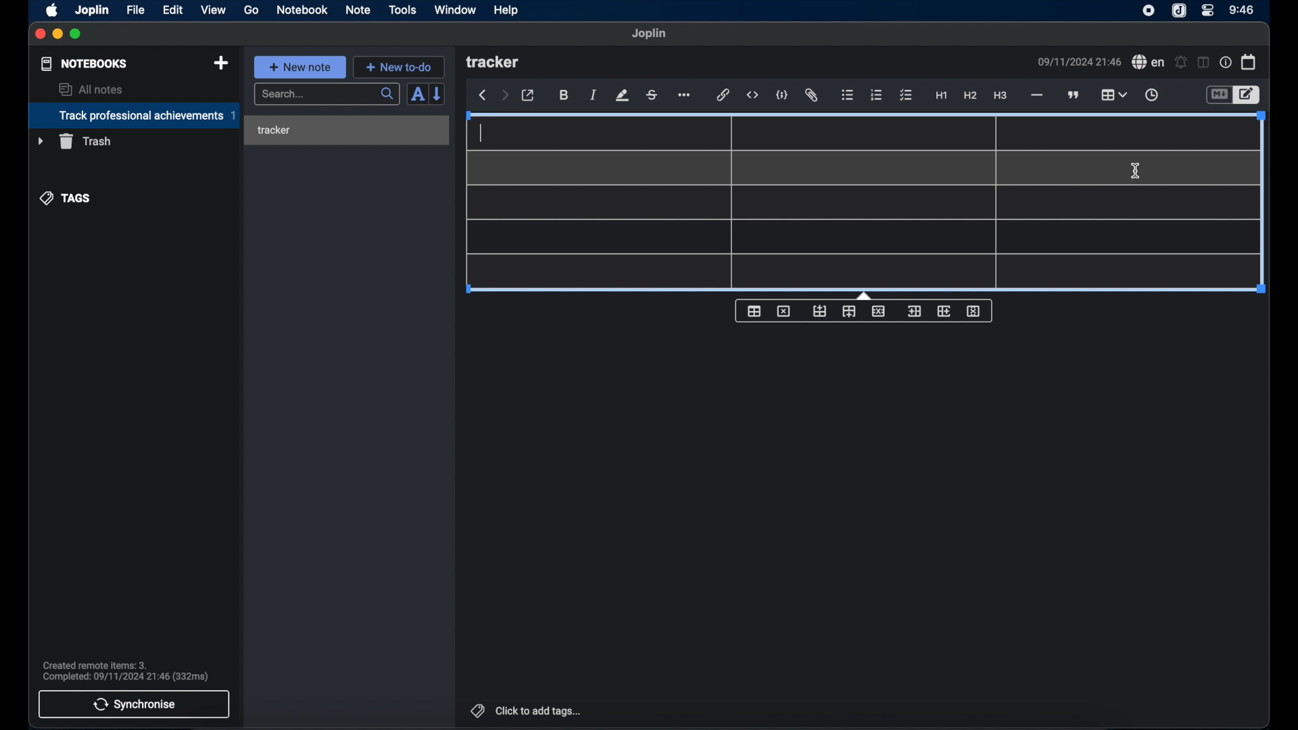 Image resolution: width=1298 pixels, height=730 pixels. I want to click on close, so click(40, 34).